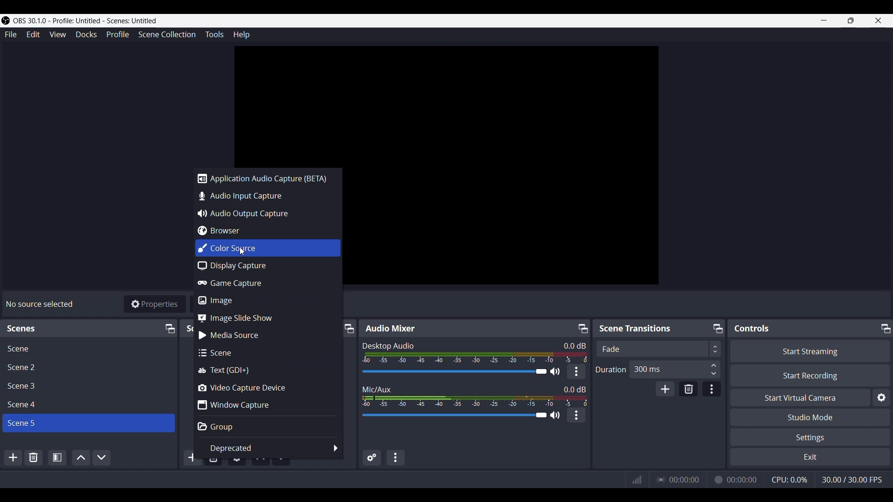  I want to click on Game capture, so click(266, 284).